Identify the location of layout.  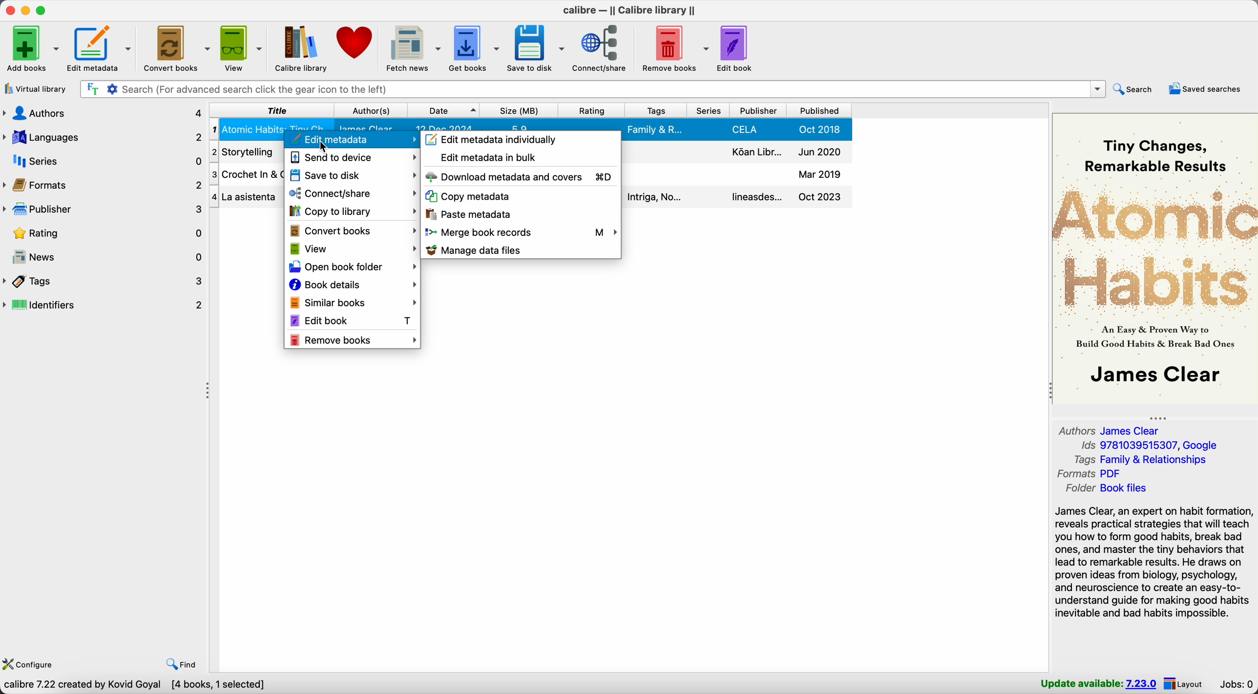
(1190, 684).